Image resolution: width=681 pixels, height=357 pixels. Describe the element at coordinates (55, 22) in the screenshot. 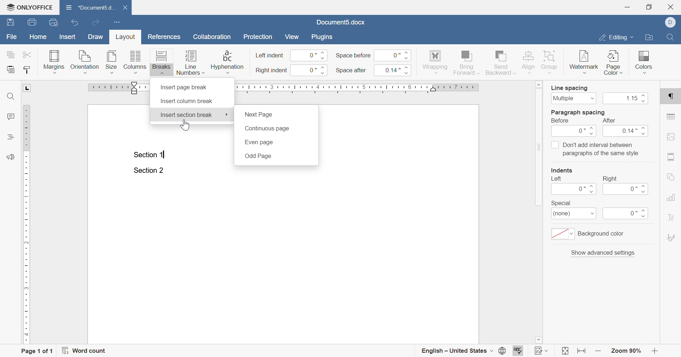

I see `quick print` at that location.